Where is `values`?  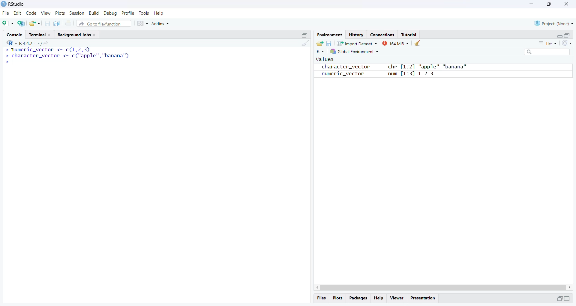 values is located at coordinates (324, 60).